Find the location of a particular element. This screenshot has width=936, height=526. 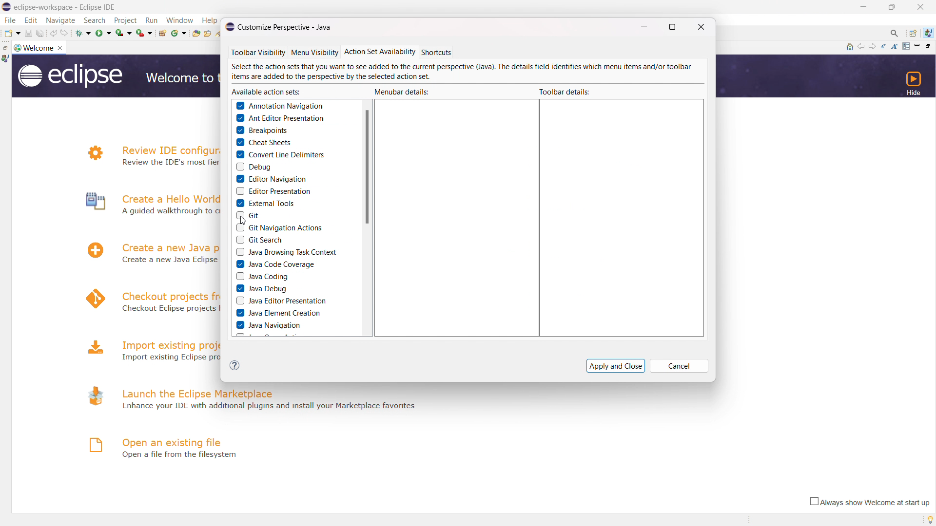

launch the eclipse marketplace is located at coordinates (198, 392).